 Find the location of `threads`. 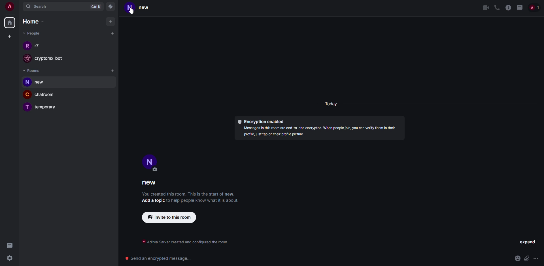

threads is located at coordinates (520, 7).